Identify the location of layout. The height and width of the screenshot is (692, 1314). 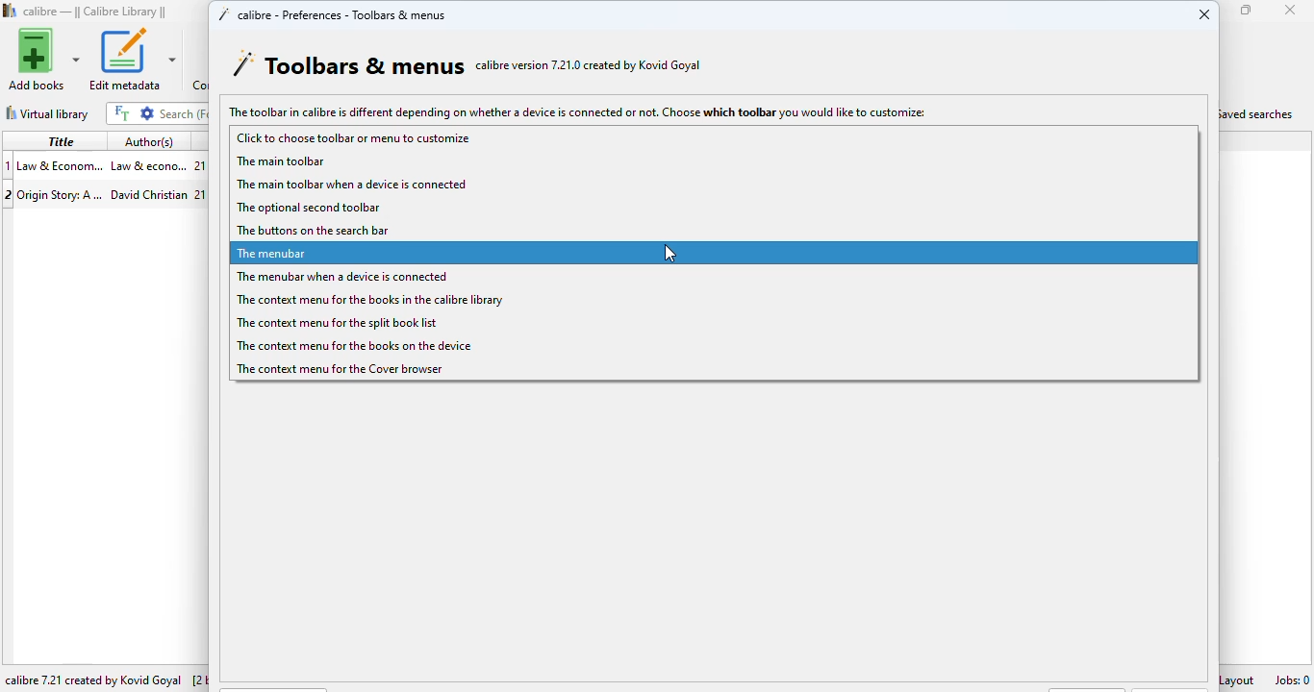
(1240, 679).